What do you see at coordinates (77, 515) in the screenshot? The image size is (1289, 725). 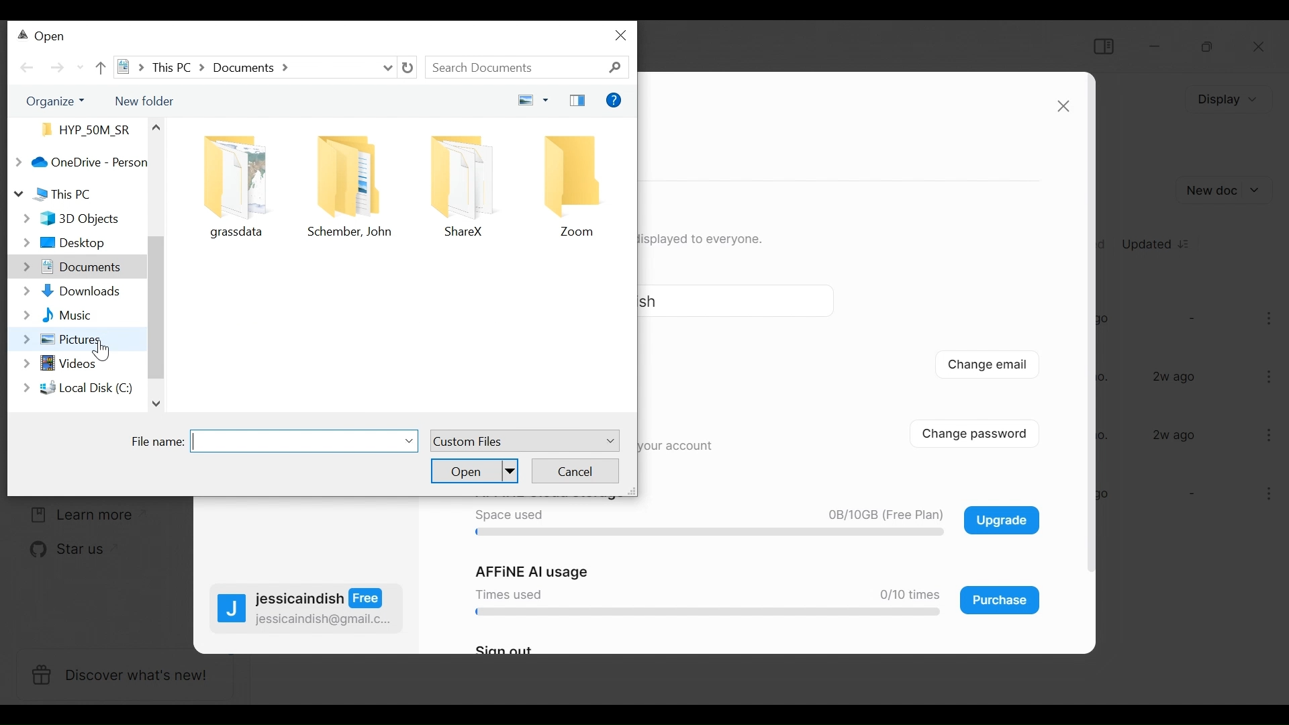 I see `Learn more` at bounding box center [77, 515].